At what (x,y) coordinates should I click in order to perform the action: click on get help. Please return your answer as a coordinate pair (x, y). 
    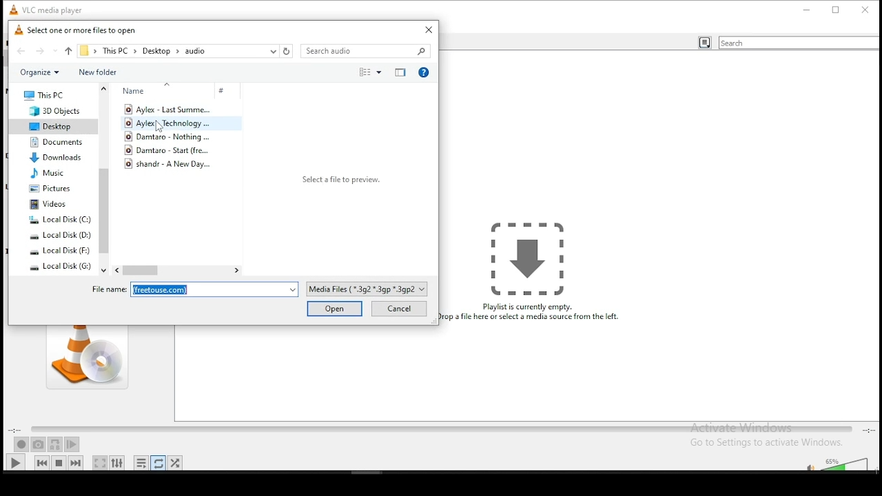
    Looking at the image, I should click on (424, 72).